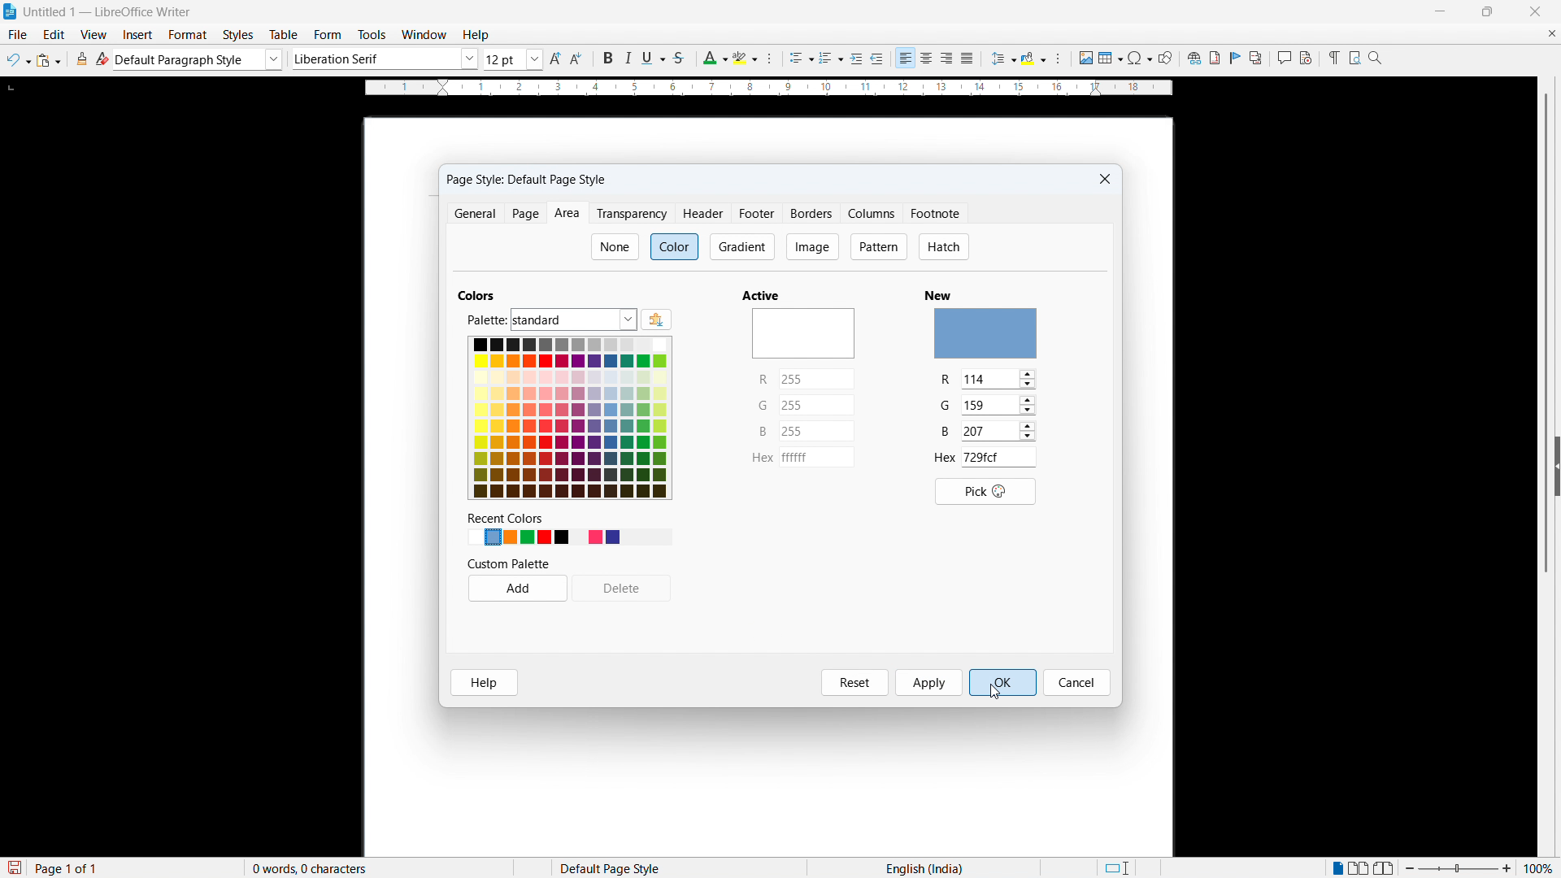 Image resolution: width=1561 pixels, height=878 pixels. Describe the element at coordinates (763, 406) in the screenshot. I see `G` at that location.